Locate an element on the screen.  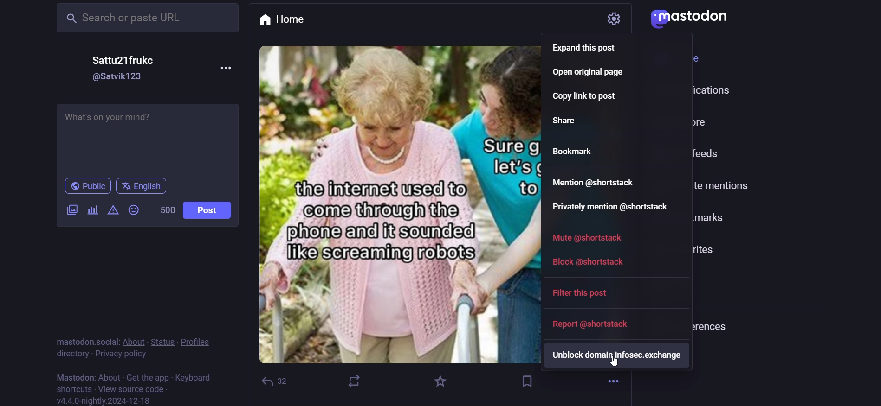
english is located at coordinates (143, 185).